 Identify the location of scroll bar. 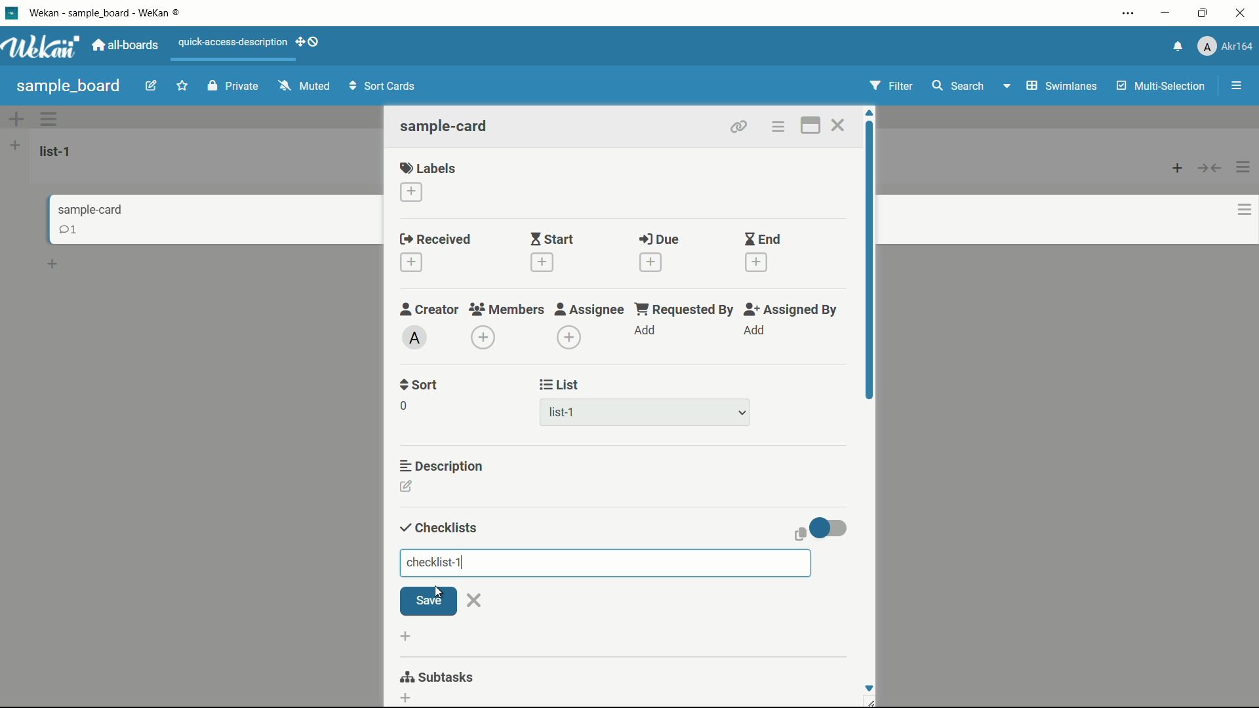
(871, 273).